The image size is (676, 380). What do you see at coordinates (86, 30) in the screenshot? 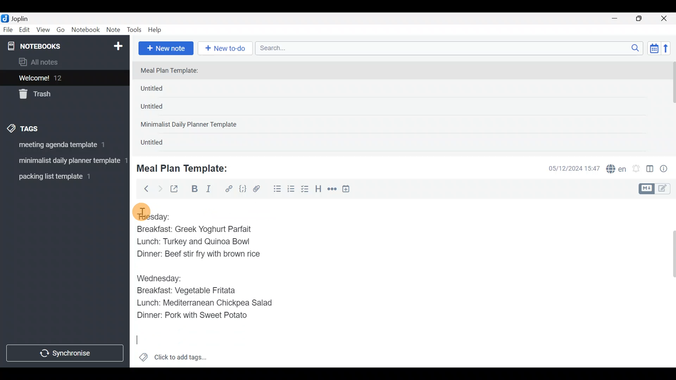
I see `Notebook` at bounding box center [86, 30].